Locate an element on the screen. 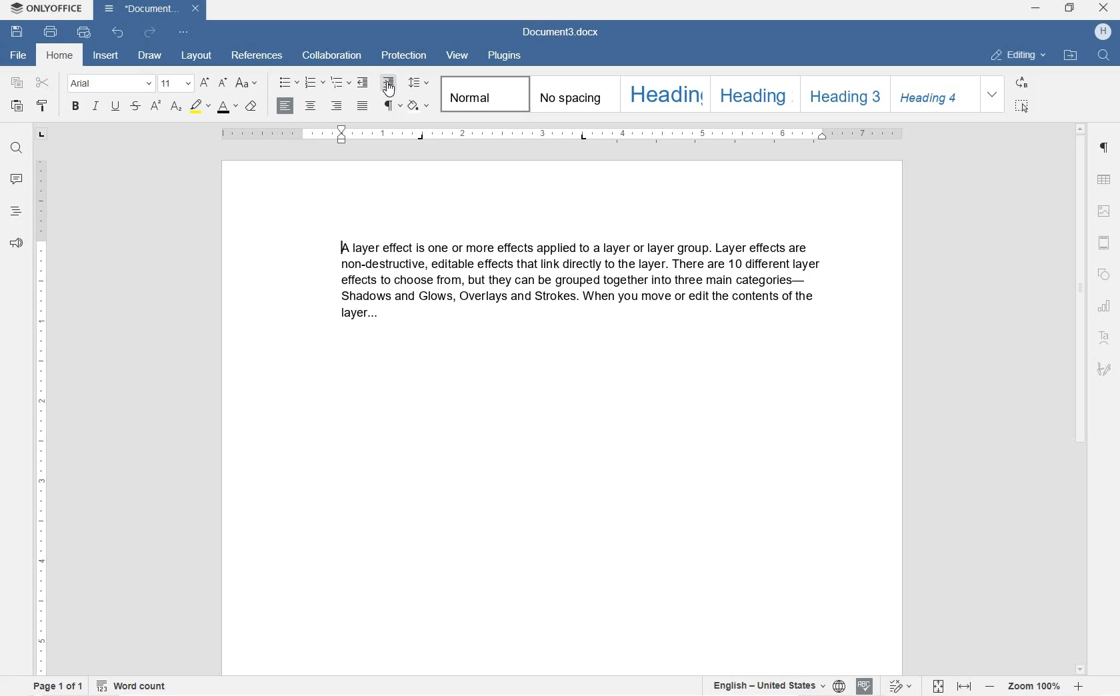 This screenshot has width=1120, height=696. NONPRINTING CHARACTERS is located at coordinates (393, 106).